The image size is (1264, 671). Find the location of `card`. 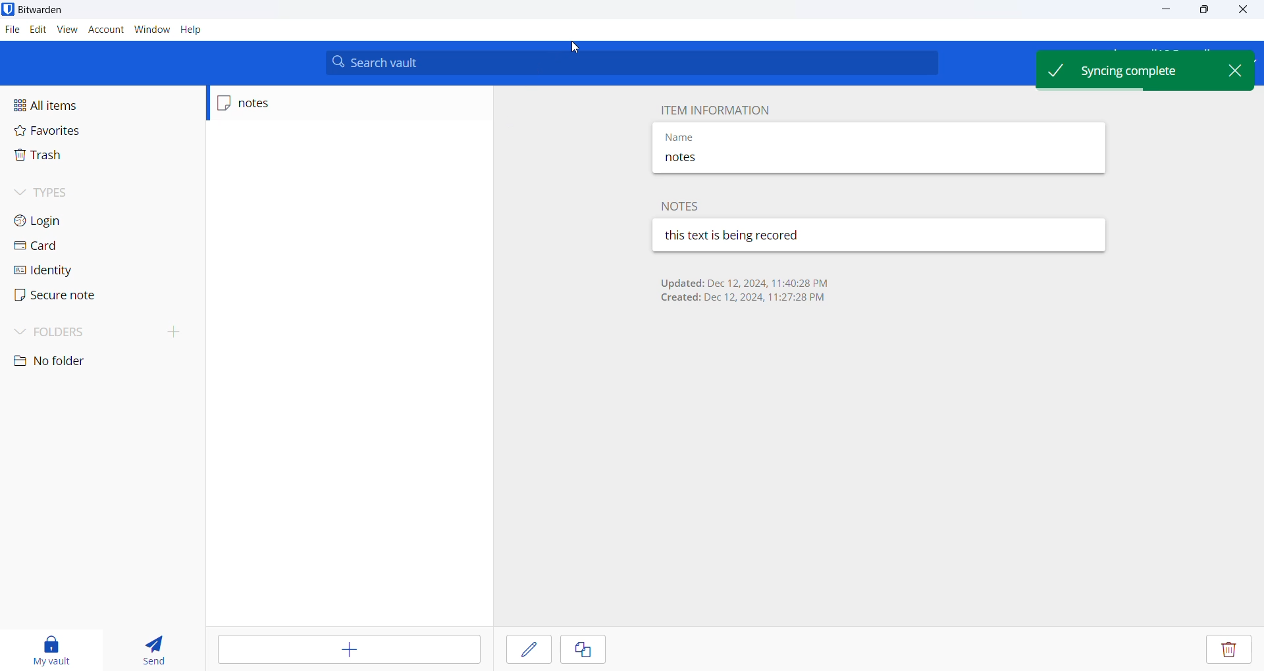

card is located at coordinates (57, 249).